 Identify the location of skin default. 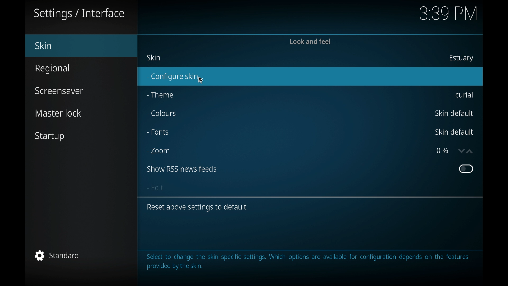
(455, 113).